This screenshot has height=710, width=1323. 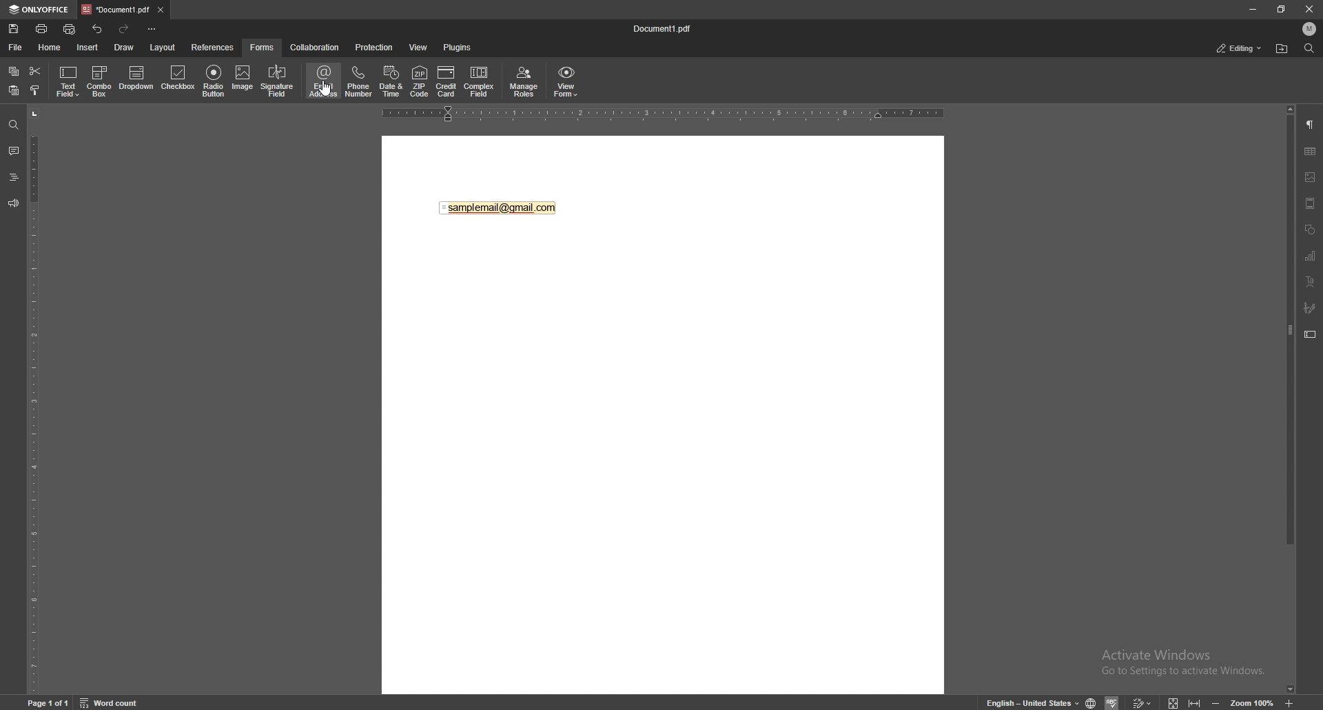 I want to click on date and time, so click(x=392, y=81).